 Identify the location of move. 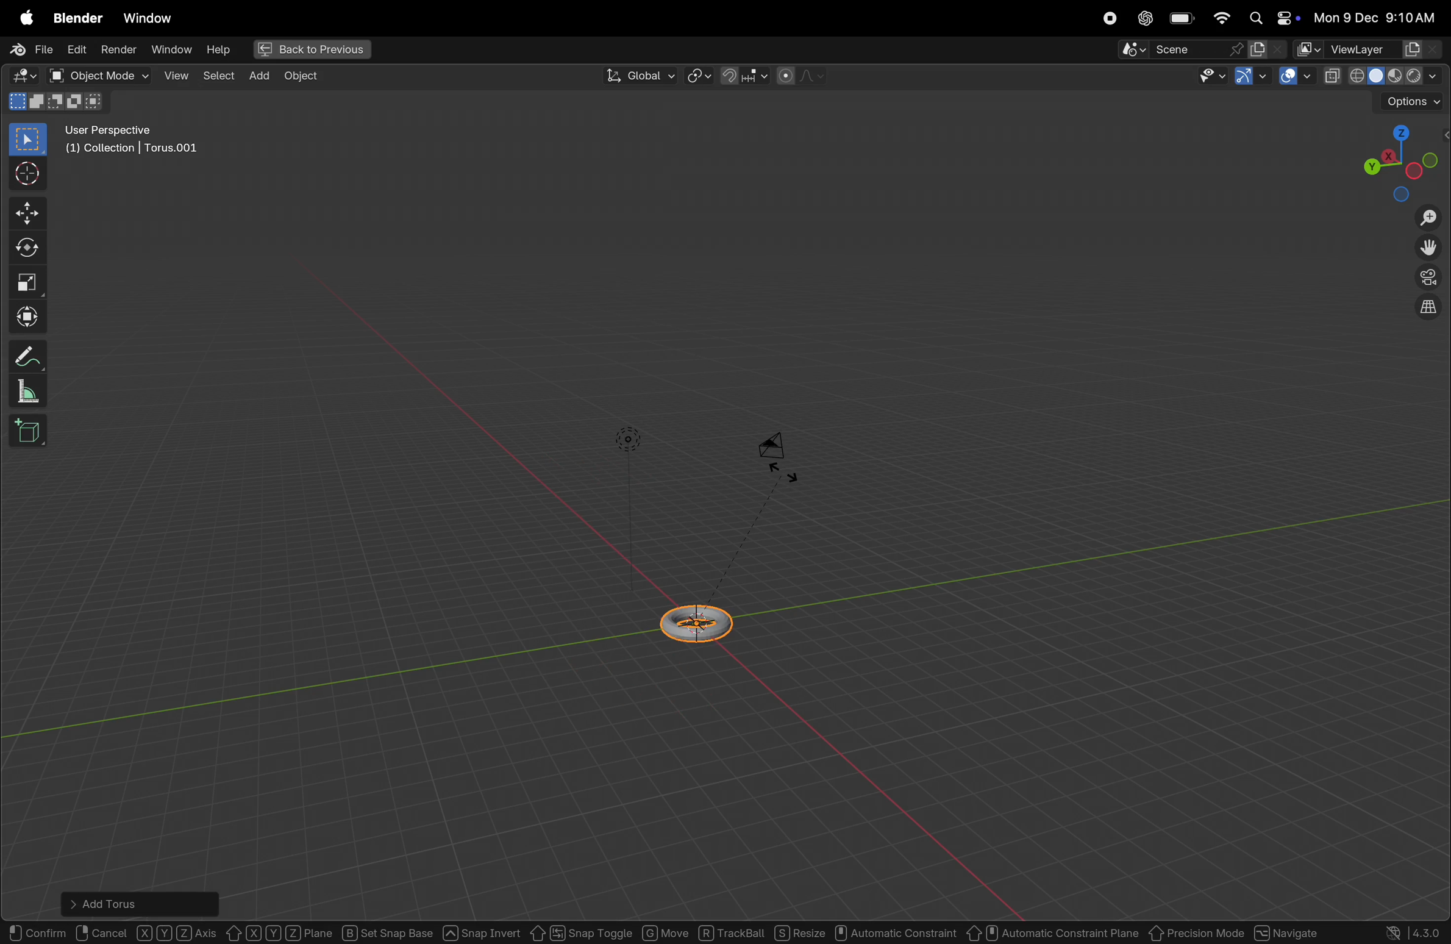
(665, 931).